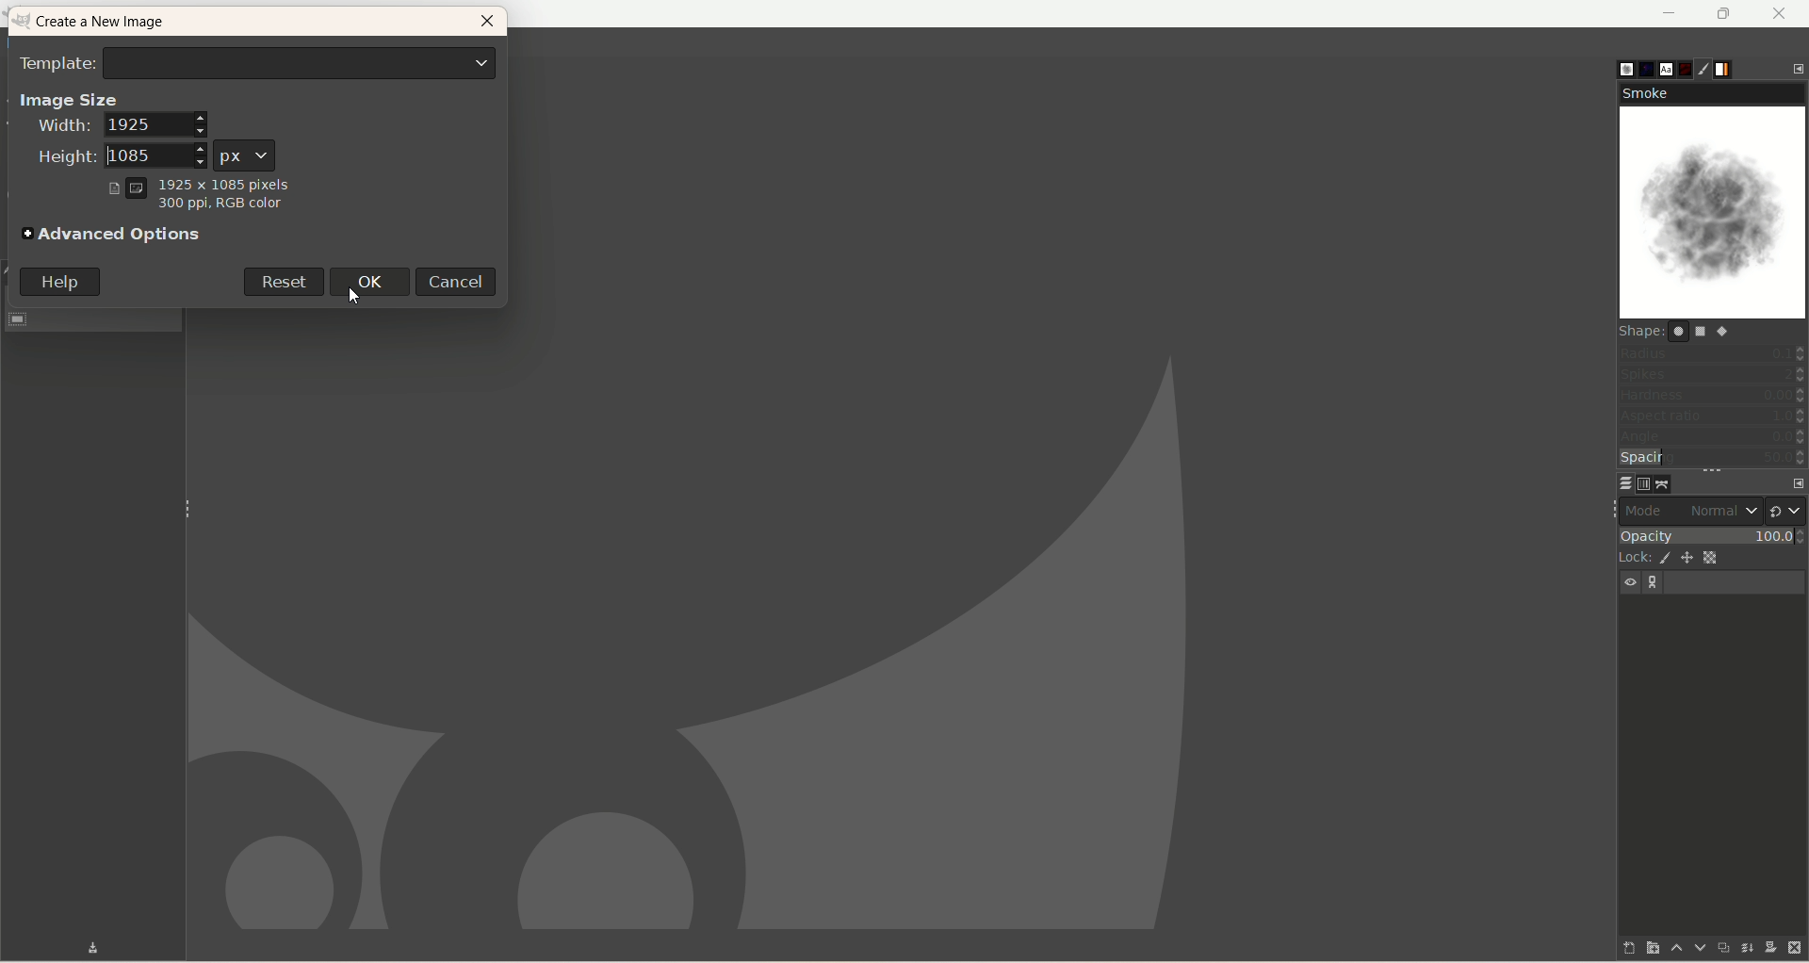 Image resolution: width=1809 pixels, height=963 pixels. What do you see at coordinates (78, 947) in the screenshot?
I see `save` at bounding box center [78, 947].